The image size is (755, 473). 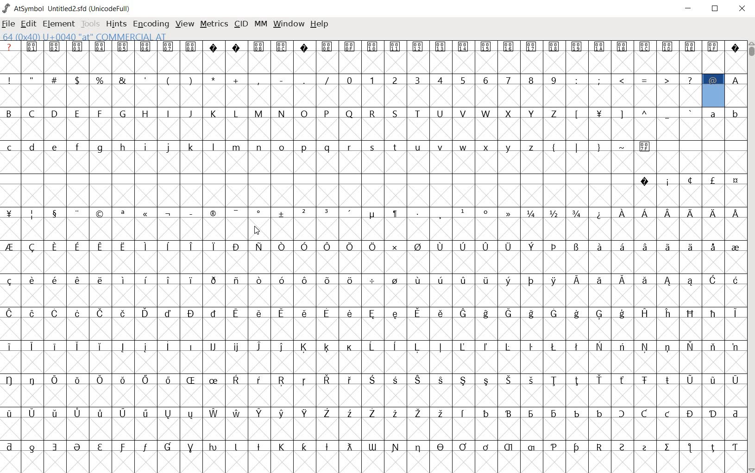 I want to click on selected glyph slot, so click(x=712, y=96).